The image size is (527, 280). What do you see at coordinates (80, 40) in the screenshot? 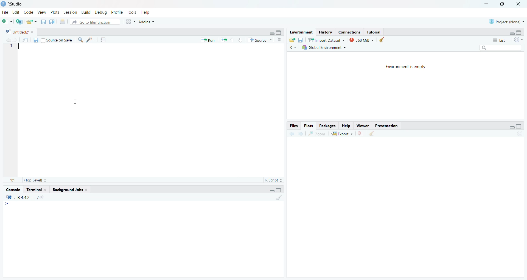
I see `search` at bounding box center [80, 40].